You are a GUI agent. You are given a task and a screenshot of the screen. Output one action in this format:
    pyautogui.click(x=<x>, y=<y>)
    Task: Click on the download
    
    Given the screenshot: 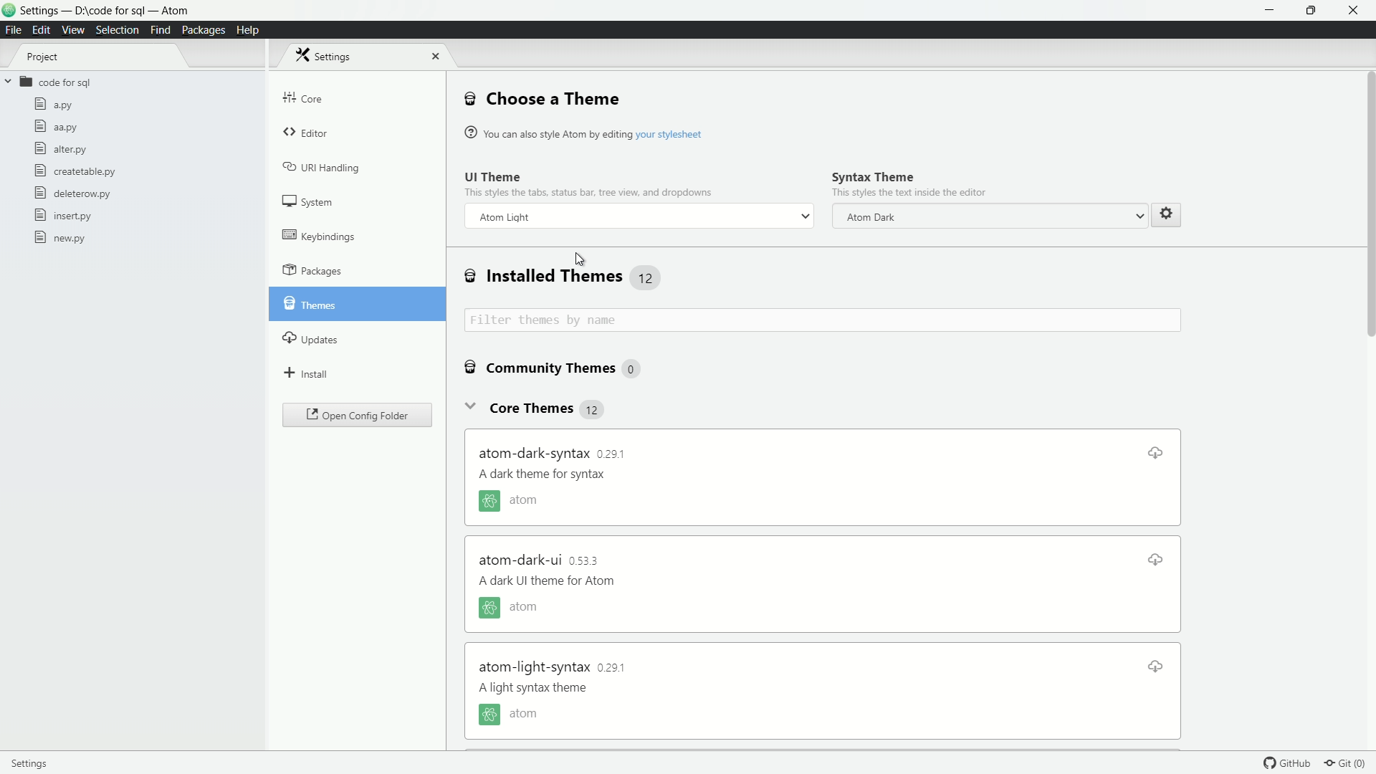 What is the action you would take?
    pyautogui.click(x=1147, y=450)
    